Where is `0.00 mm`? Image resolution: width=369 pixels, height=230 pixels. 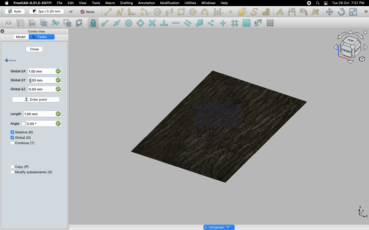
0.00 mm is located at coordinates (38, 89).